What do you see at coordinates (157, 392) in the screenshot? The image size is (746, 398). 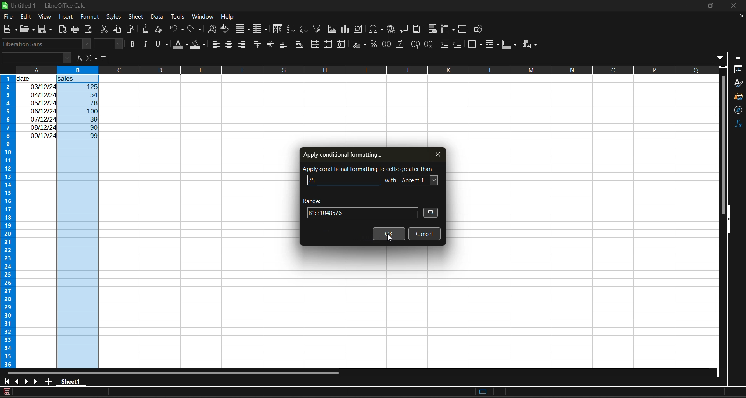 I see `selected area` at bounding box center [157, 392].